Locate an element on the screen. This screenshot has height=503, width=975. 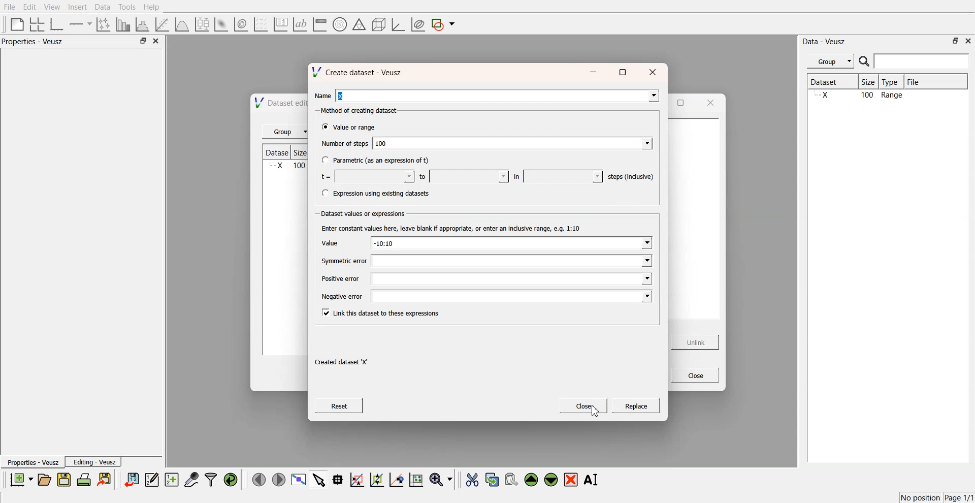
move  the selected widgets down is located at coordinates (551, 479).